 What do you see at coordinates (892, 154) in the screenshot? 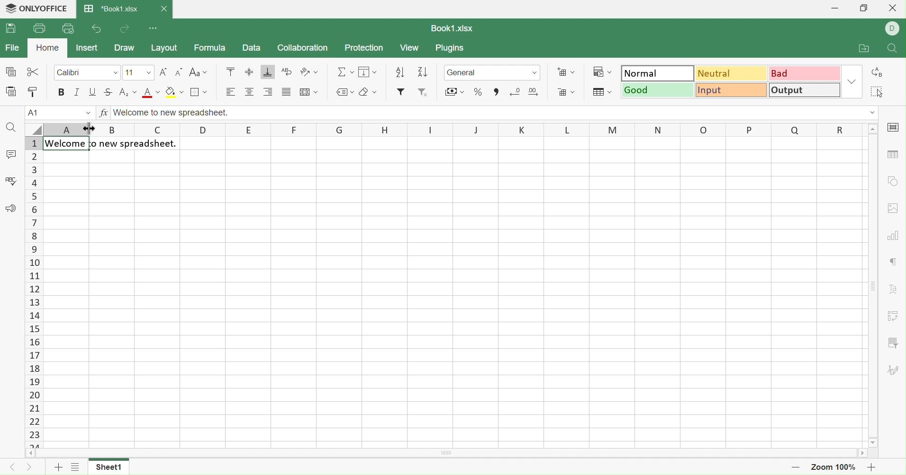
I see `table settings` at bounding box center [892, 154].